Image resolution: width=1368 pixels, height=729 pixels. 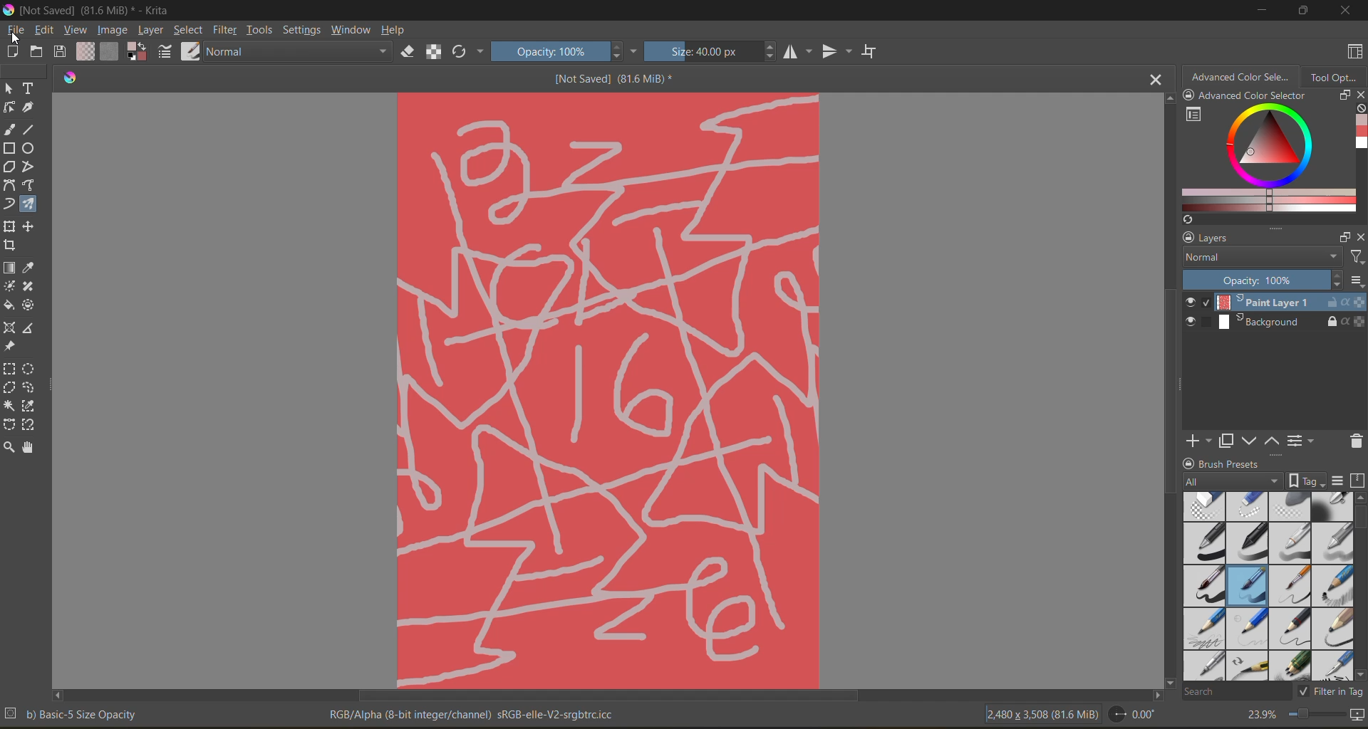 I want to click on file name and app name, so click(x=90, y=9).